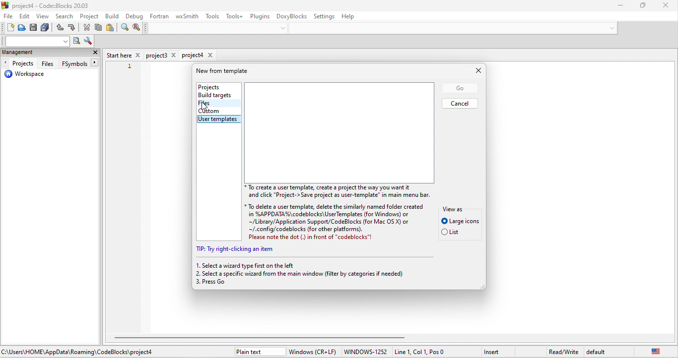  Describe the element at coordinates (19, 63) in the screenshot. I see `projects` at that location.